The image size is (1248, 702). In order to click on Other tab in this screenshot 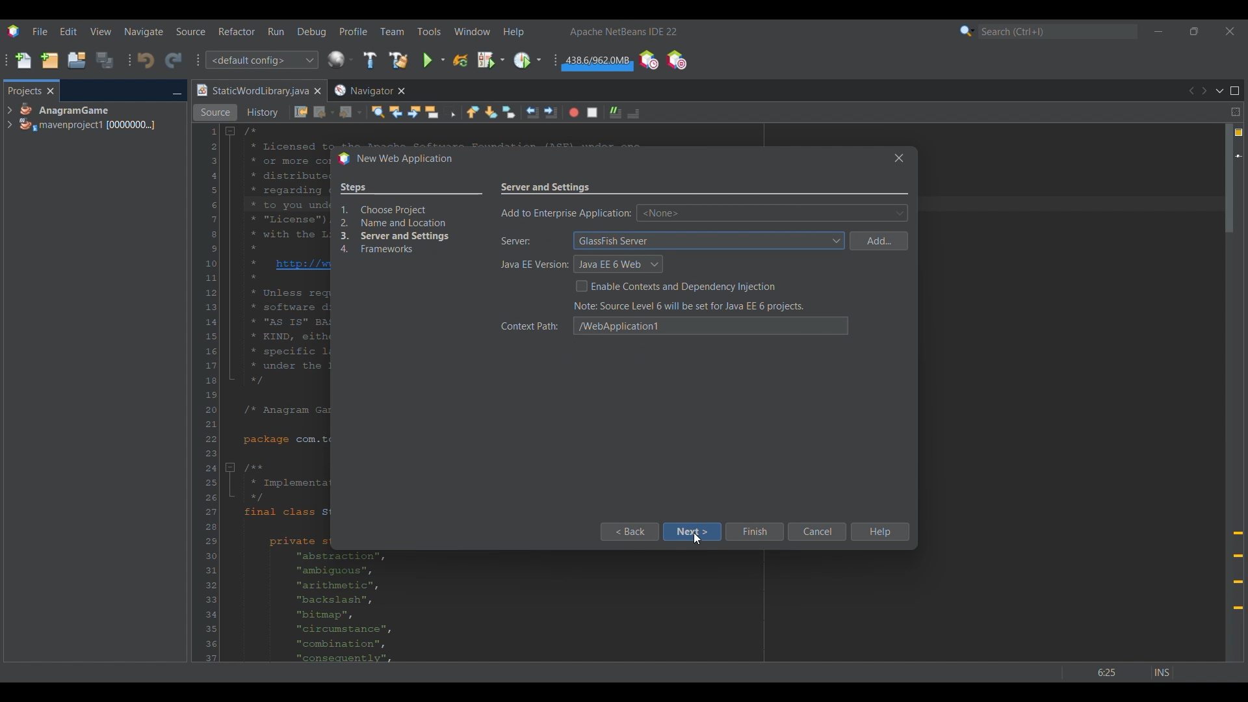, I will do `click(369, 90)`.